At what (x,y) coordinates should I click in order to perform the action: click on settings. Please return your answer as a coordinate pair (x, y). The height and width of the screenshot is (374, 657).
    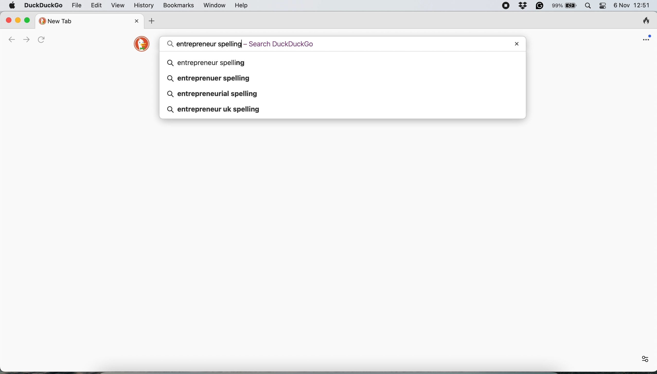
    Looking at the image, I should click on (646, 359).